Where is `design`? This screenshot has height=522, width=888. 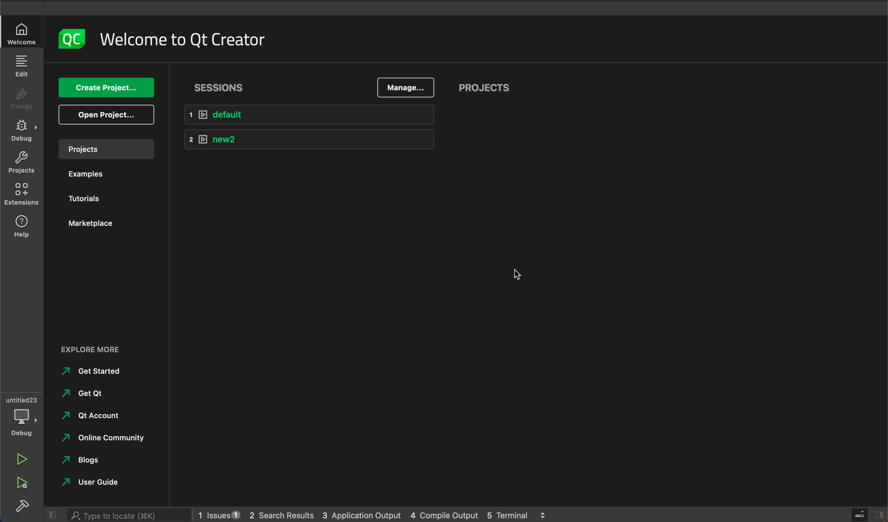
design is located at coordinates (22, 101).